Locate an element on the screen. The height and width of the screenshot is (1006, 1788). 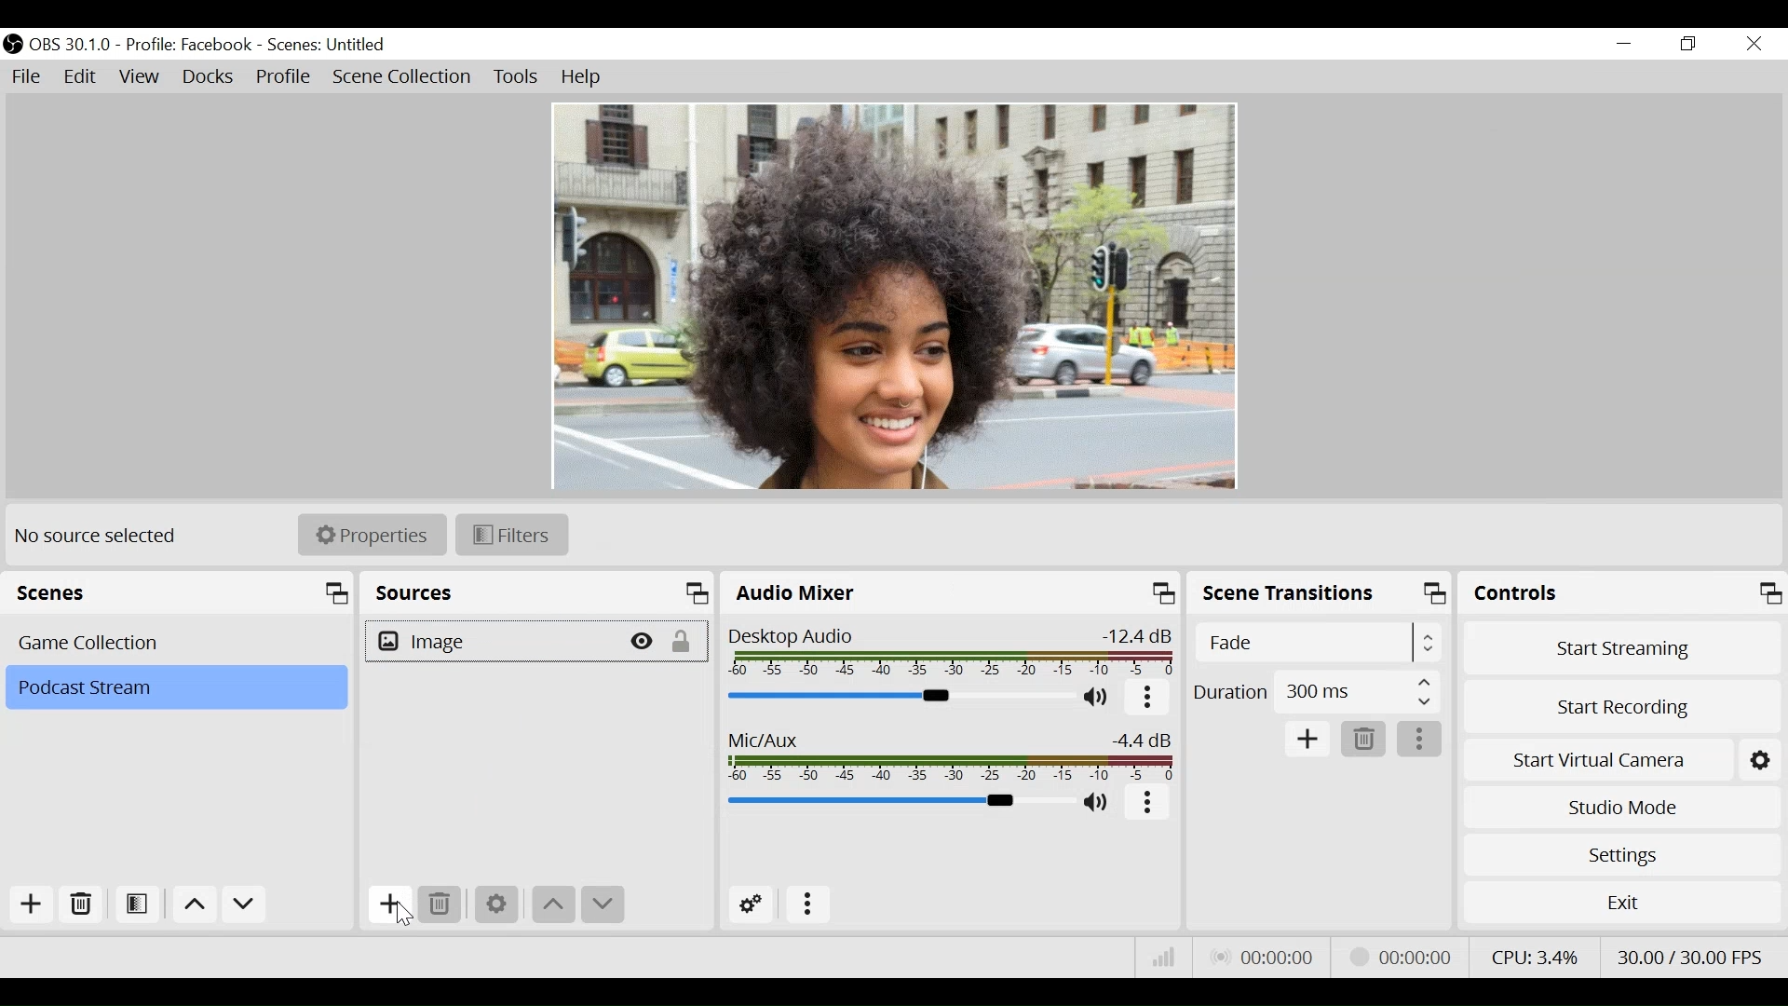
CPU Usage is located at coordinates (1532, 955).